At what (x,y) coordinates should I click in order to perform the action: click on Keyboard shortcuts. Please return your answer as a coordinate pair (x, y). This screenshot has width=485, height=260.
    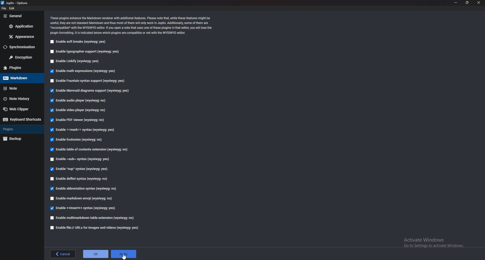
    Looking at the image, I should click on (22, 119).